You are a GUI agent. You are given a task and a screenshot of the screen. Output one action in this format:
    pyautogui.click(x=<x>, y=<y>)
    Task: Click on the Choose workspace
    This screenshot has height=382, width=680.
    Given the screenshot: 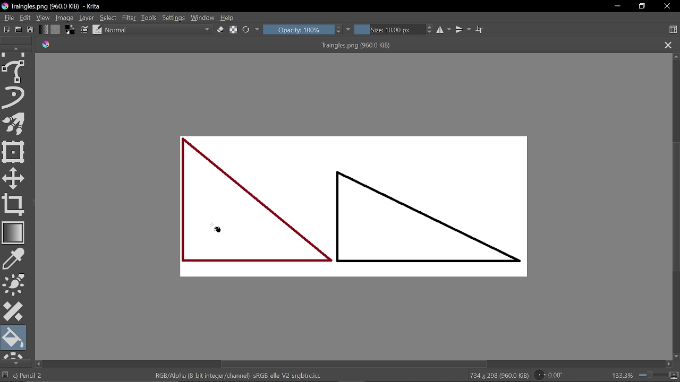 What is the action you would take?
    pyautogui.click(x=673, y=29)
    